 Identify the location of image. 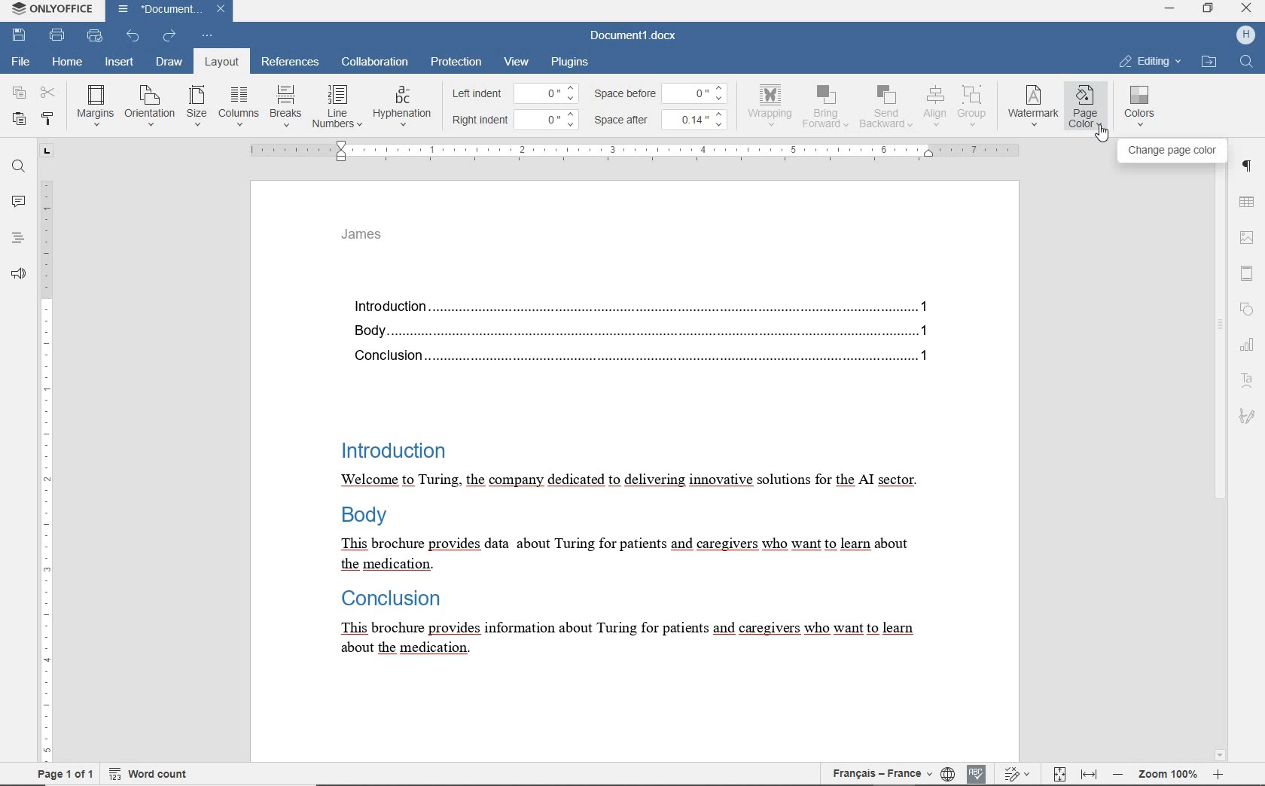
(1248, 239).